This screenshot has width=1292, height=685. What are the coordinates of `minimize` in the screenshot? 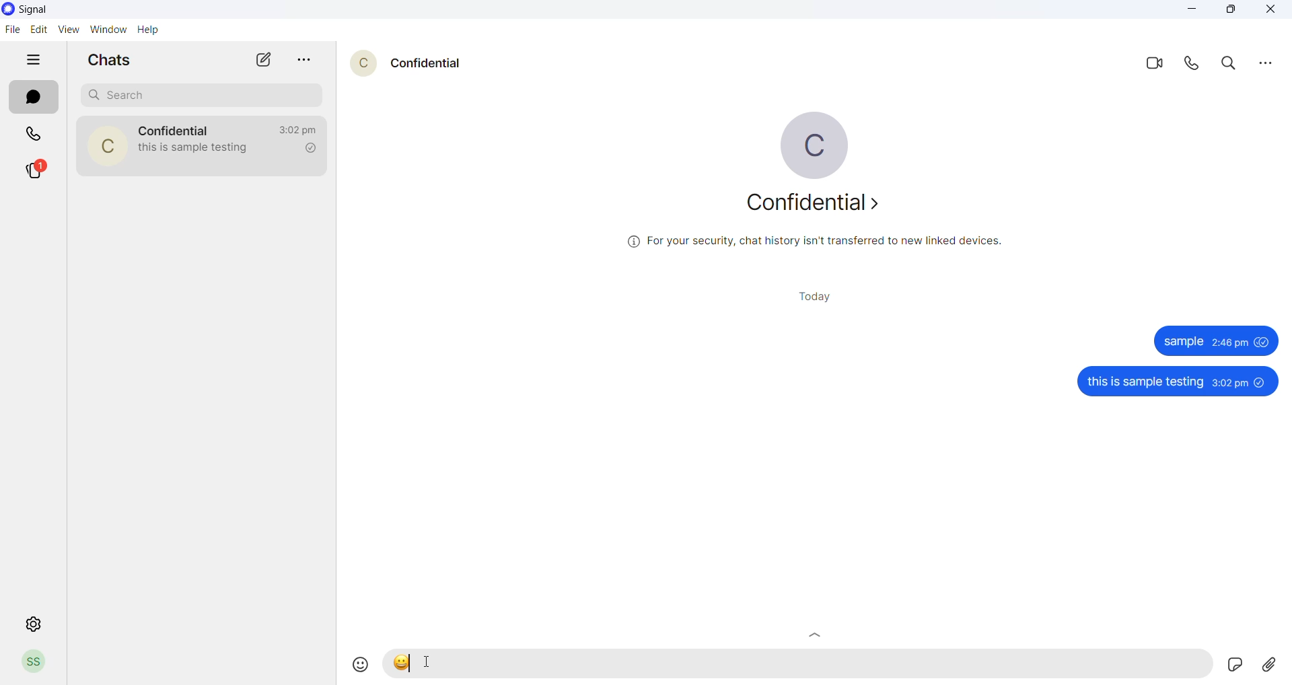 It's located at (1188, 11).